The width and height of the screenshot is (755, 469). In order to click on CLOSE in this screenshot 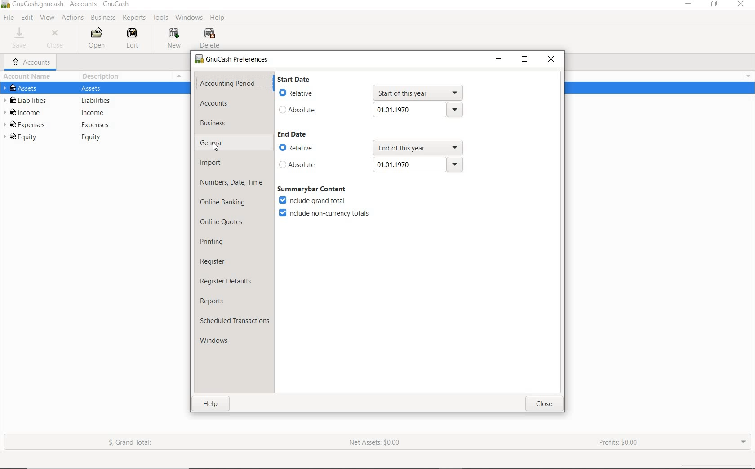, I will do `click(742, 5)`.